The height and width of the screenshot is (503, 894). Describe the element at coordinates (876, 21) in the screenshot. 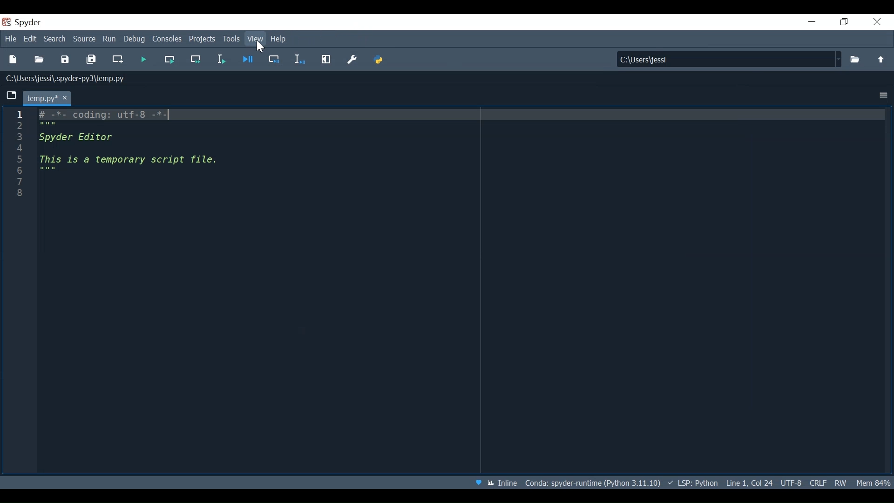

I see `Close` at that location.